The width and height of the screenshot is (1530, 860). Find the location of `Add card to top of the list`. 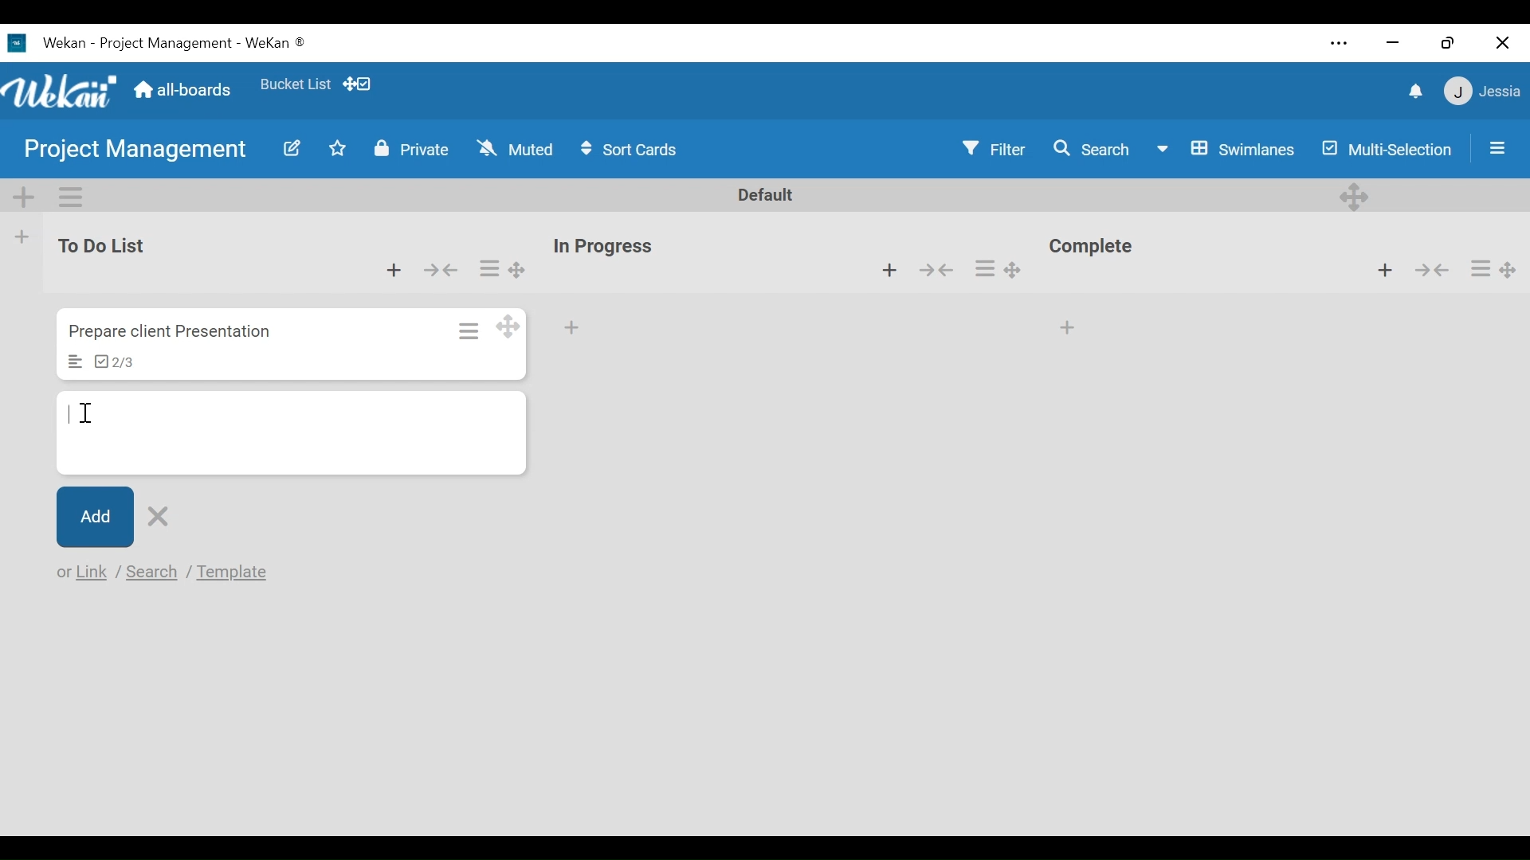

Add card to top of the list is located at coordinates (391, 268).